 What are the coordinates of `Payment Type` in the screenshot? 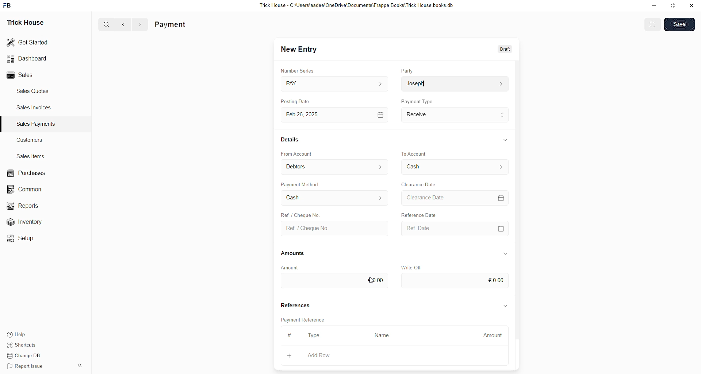 It's located at (455, 115).